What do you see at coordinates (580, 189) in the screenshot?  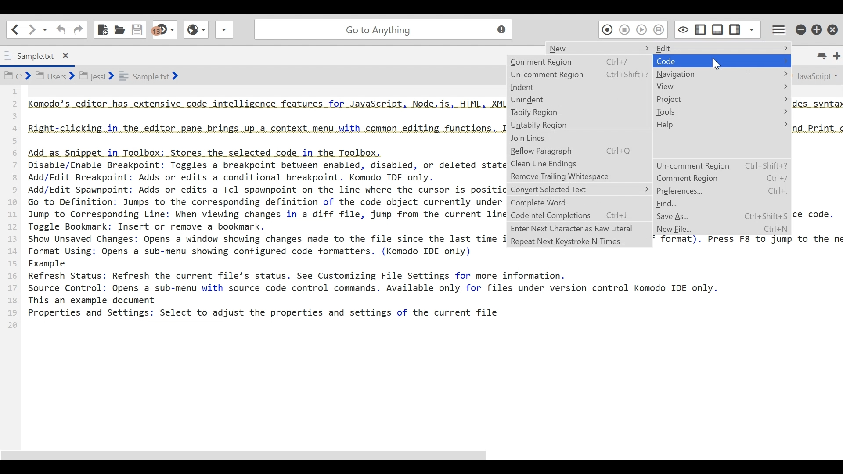 I see `Convert Selected Text` at bounding box center [580, 189].